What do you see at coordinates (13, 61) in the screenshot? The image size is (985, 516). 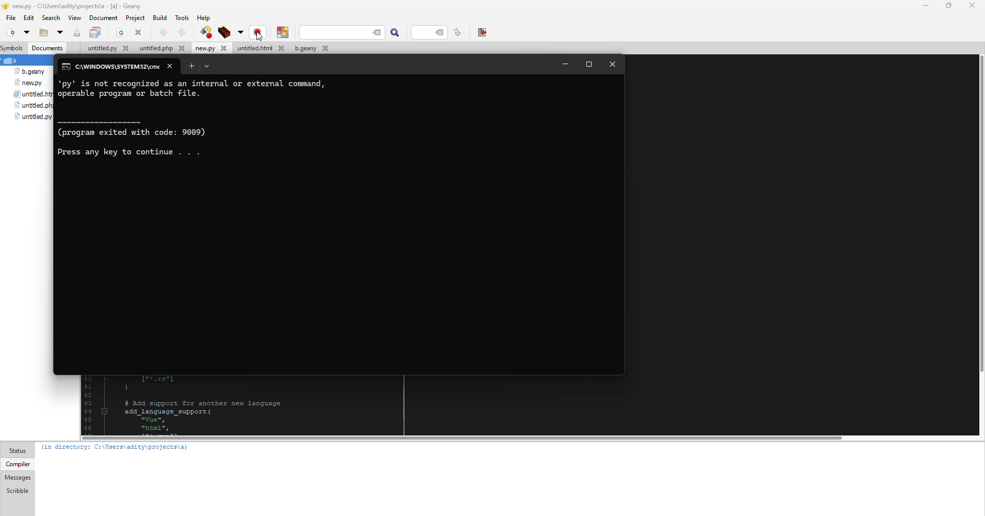 I see `a` at bounding box center [13, 61].